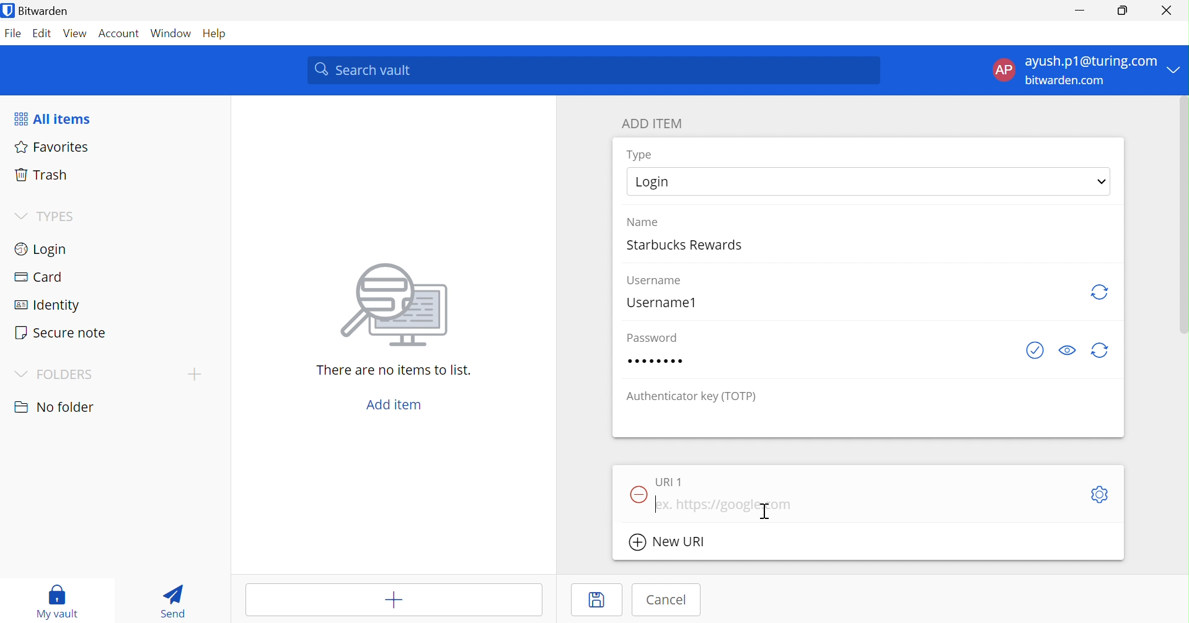  I want to click on Typing cursor, so click(659, 505).